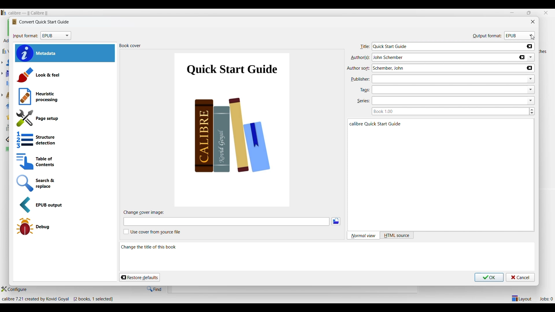  What do you see at coordinates (532, 89) in the screenshot?
I see `dropdown` at bounding box center [532, 89].